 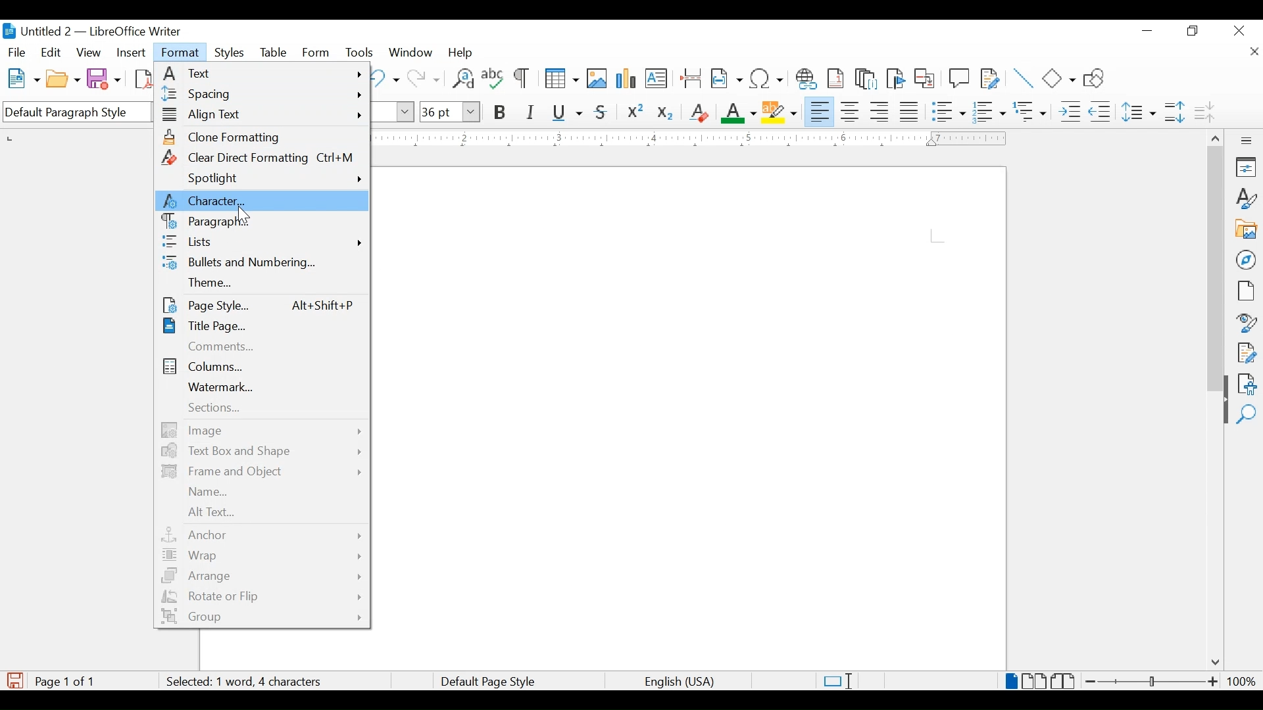 What do you see at coordinates (1247, 415) in the screenshot?
I see `find` at bounding box center [1247, 415].